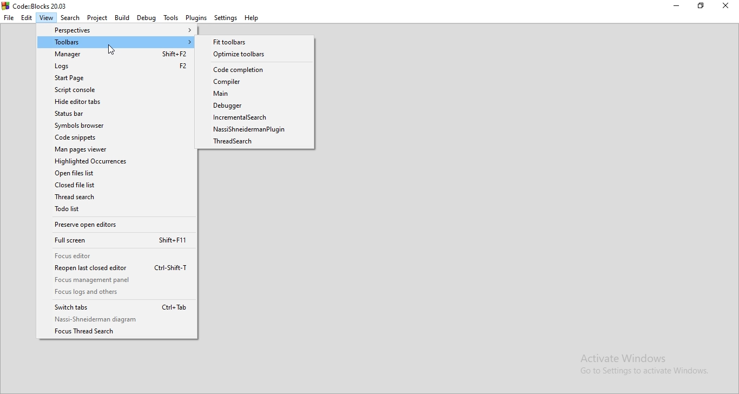 The image size is (739, 394). What do you see at coordinates (258, 130) in the screenshot?
I see `Nasaisho demaPlugin ` at bounding box center [258, 130].